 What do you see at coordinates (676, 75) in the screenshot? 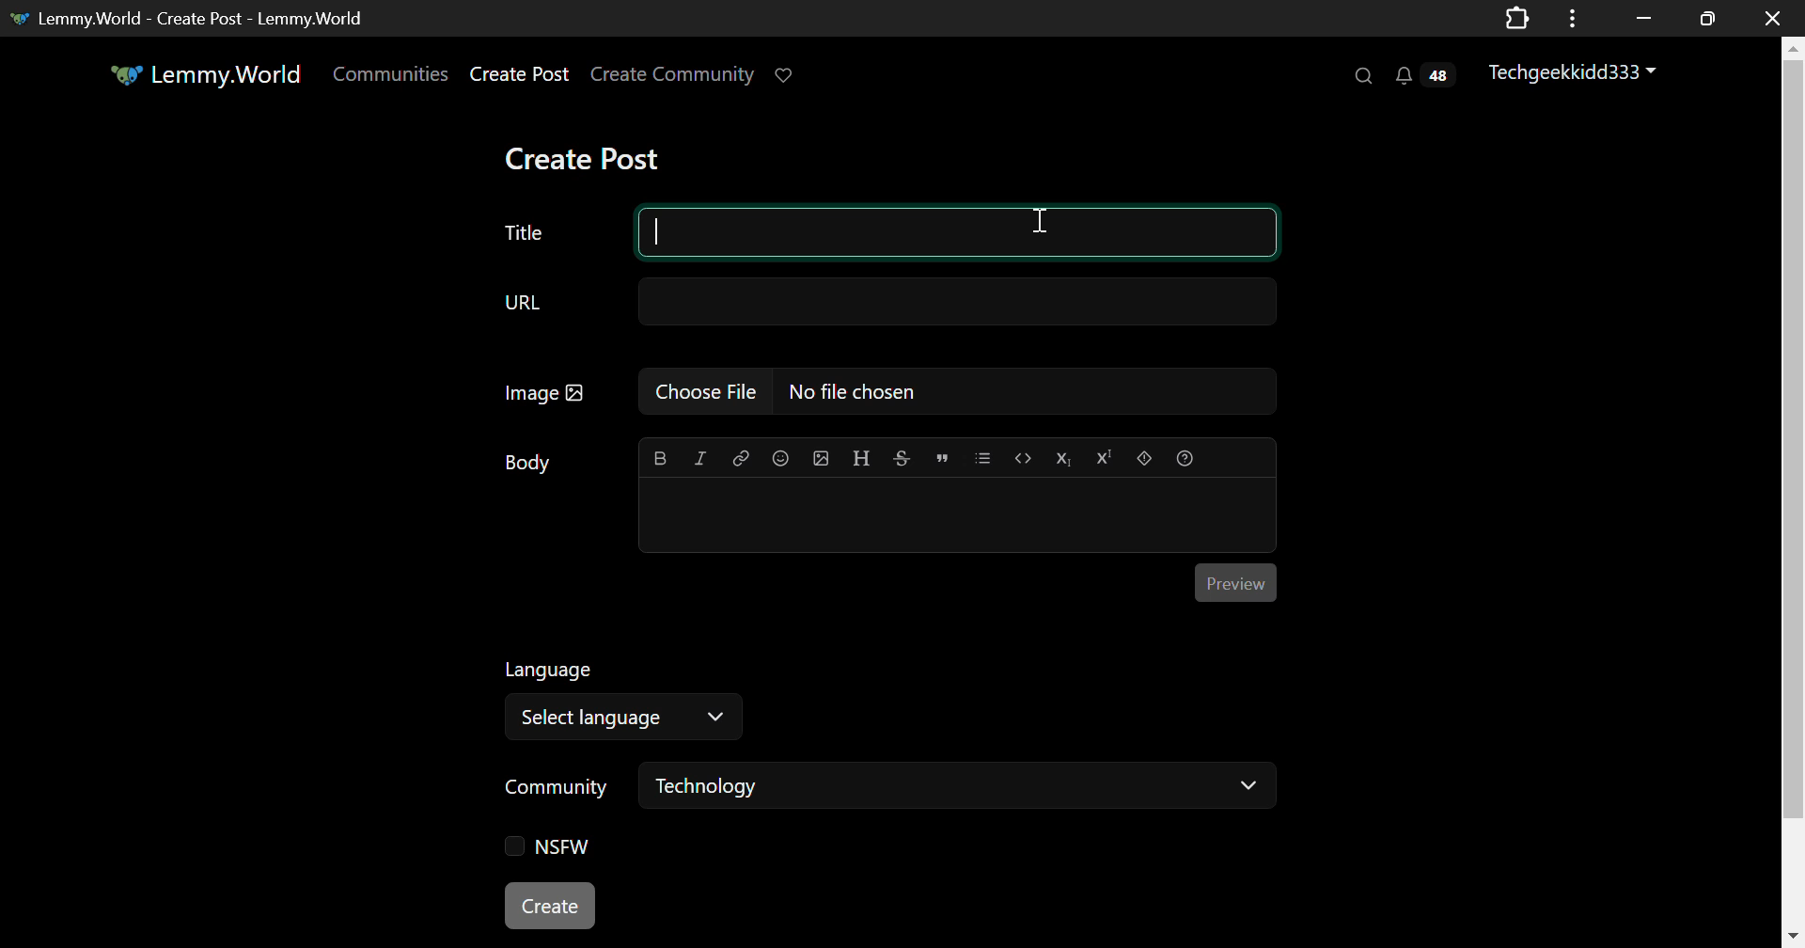
I see `Create Community` at bounding box center [676, 75].